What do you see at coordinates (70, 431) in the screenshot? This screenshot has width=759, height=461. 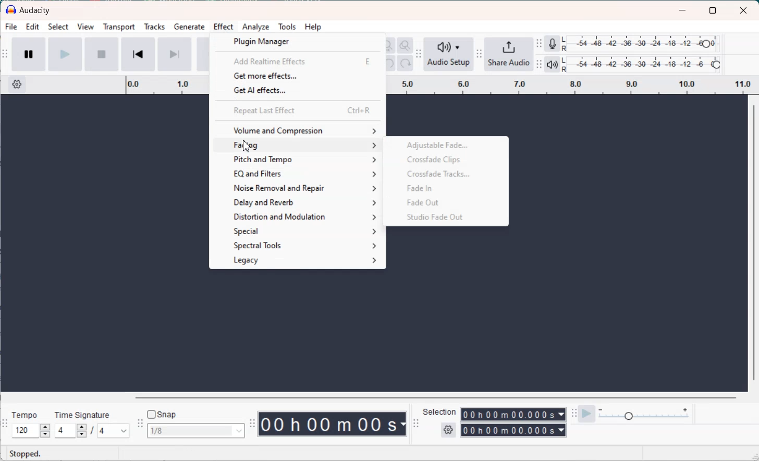 I see `Time Signature adjustment` at bounding box center [70, 431].